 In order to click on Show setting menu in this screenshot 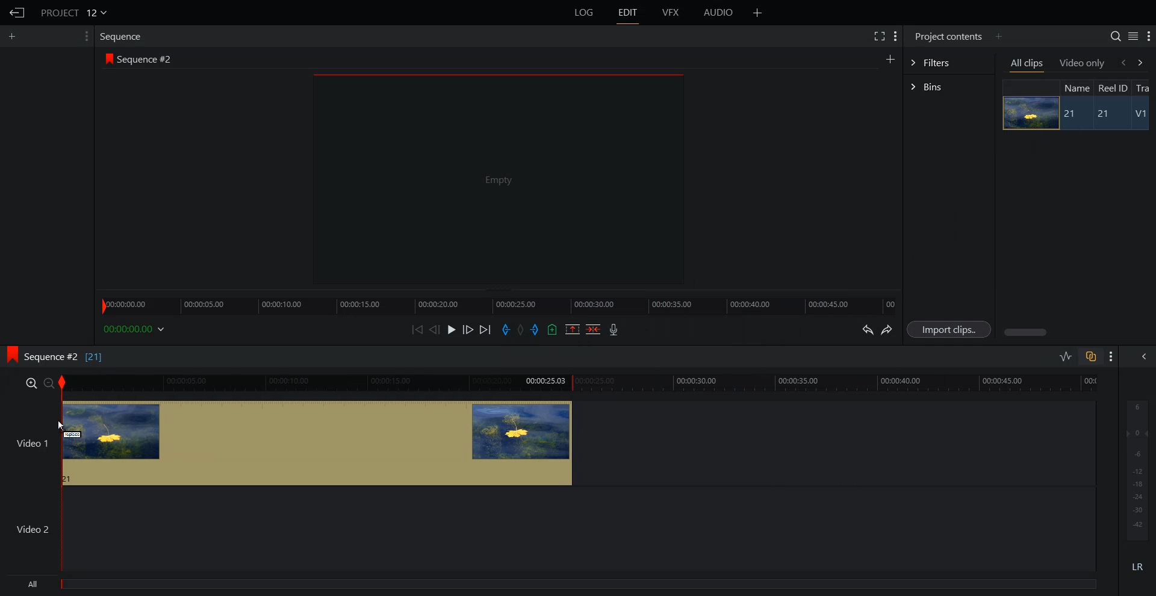, I will do `click(1111, 356)`.